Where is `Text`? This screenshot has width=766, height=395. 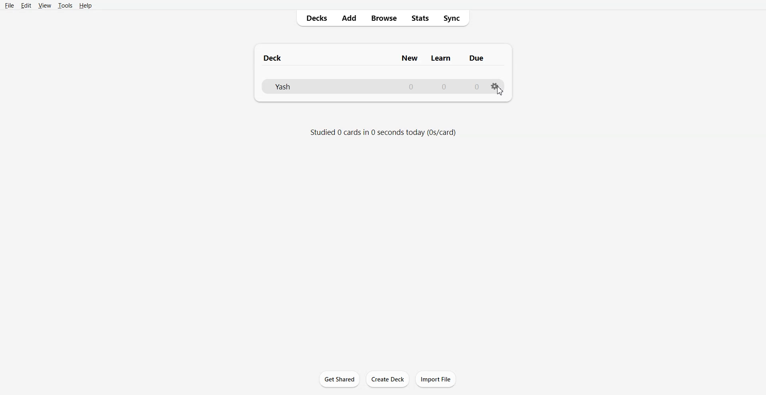
Text is located at coordinates (374, 58).